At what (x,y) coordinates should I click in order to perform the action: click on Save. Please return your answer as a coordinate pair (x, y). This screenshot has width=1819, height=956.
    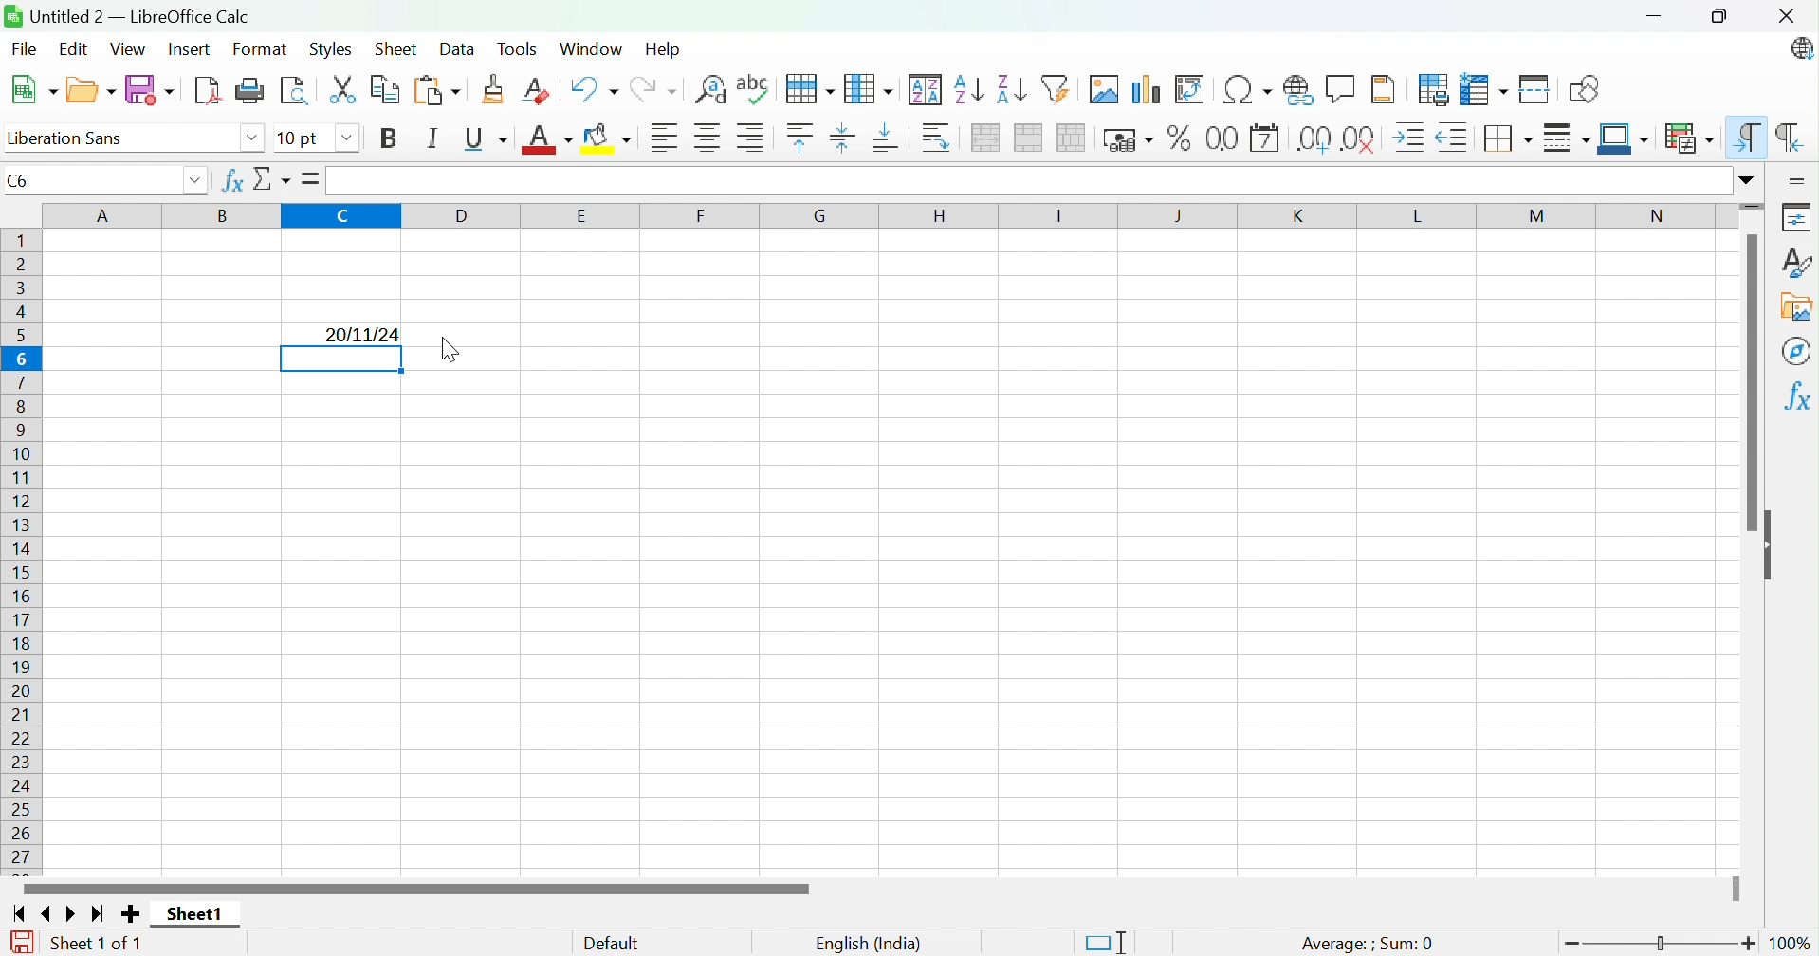
    Looking at the image, I should click on (152, 88).